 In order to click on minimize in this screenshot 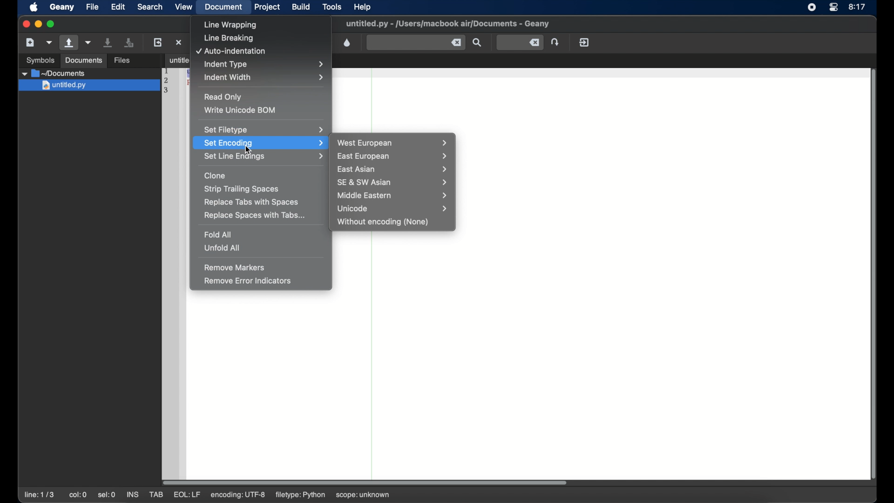, I will do `click(38, 24)`.